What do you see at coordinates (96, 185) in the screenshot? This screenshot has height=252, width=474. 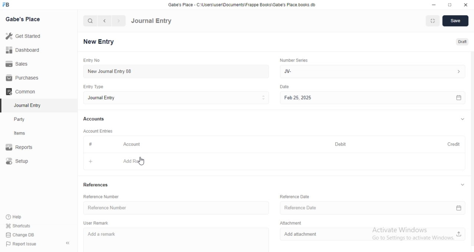 I see `References` at bounding box center [96, 185].